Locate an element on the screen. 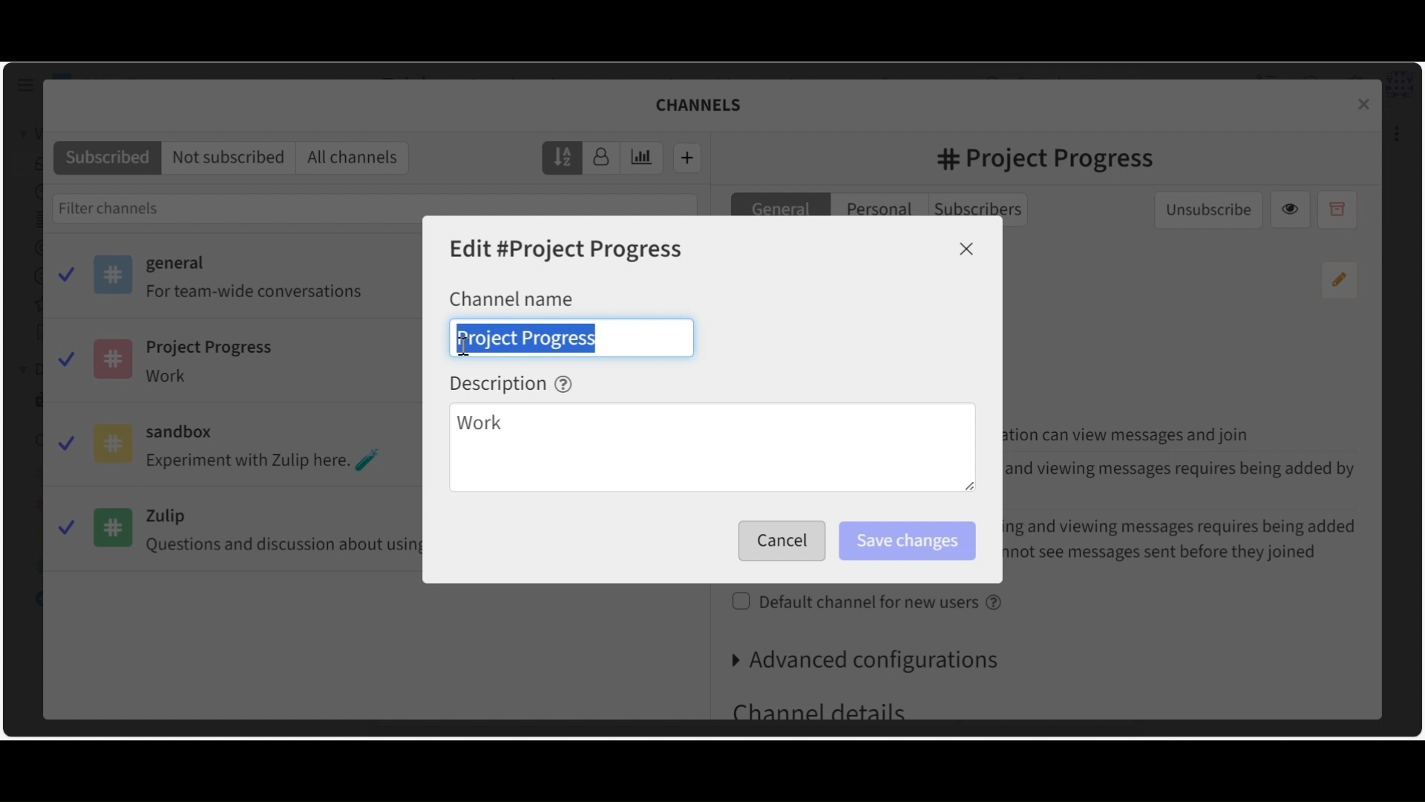 This screenshot has height=802, width=1425. Description is located at coordinates (511, 383).